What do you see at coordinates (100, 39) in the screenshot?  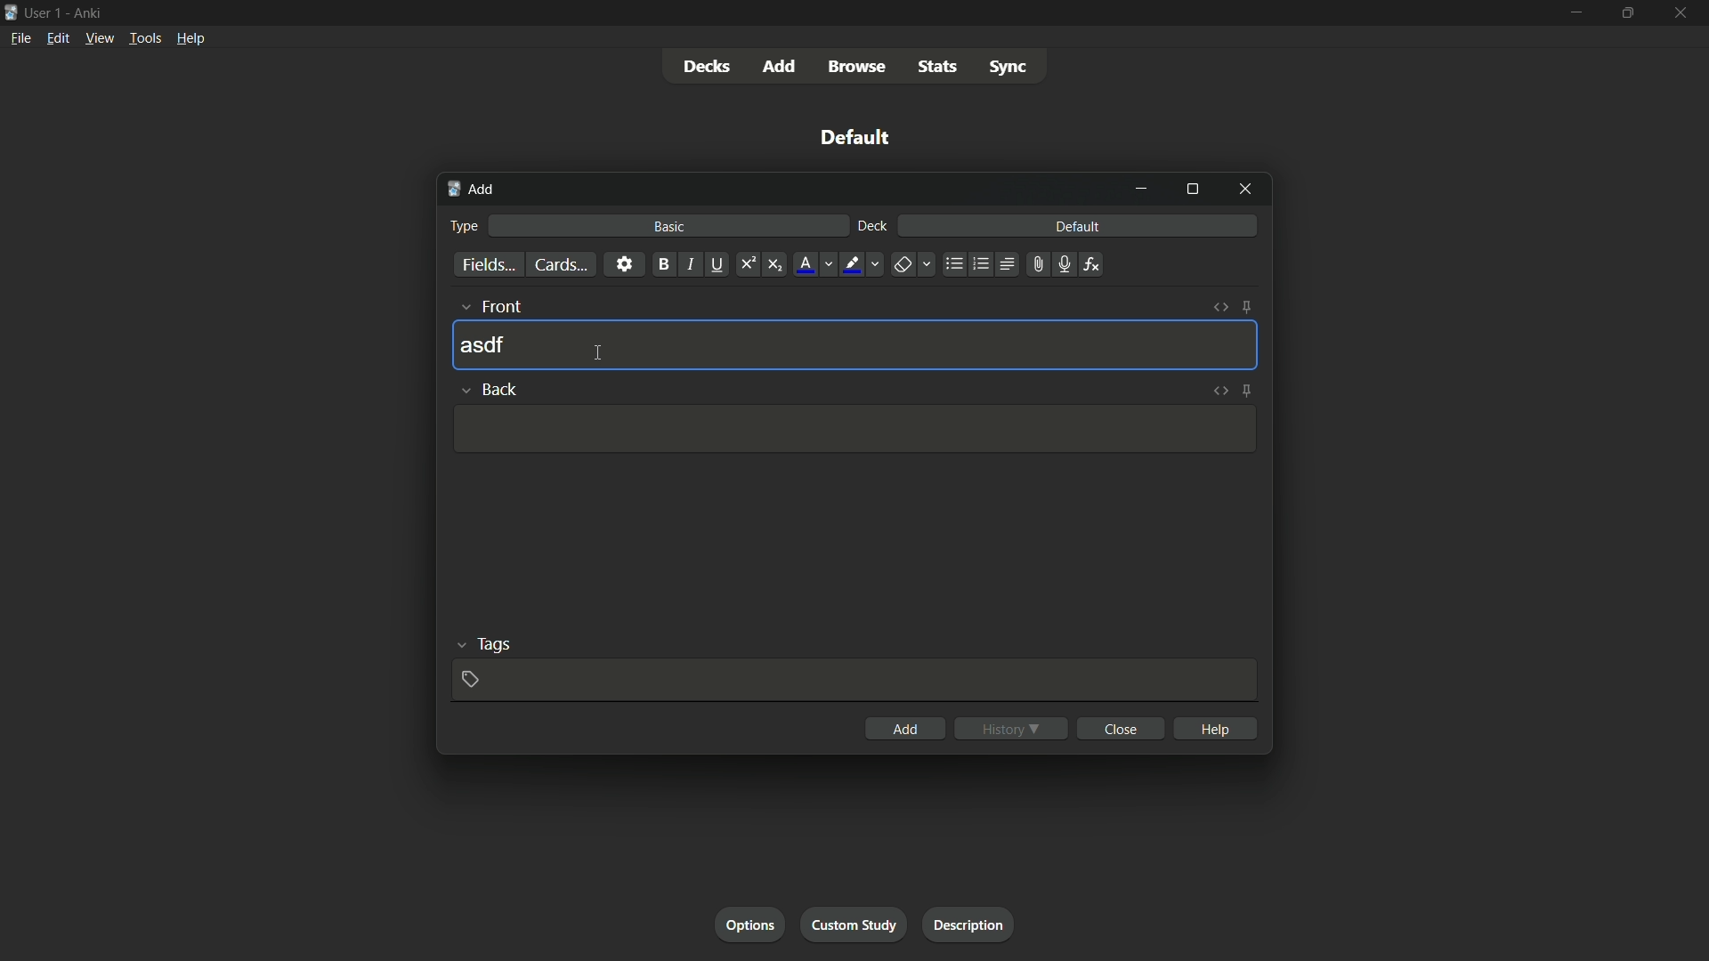 I see `view` at bounding box center [100, 39].